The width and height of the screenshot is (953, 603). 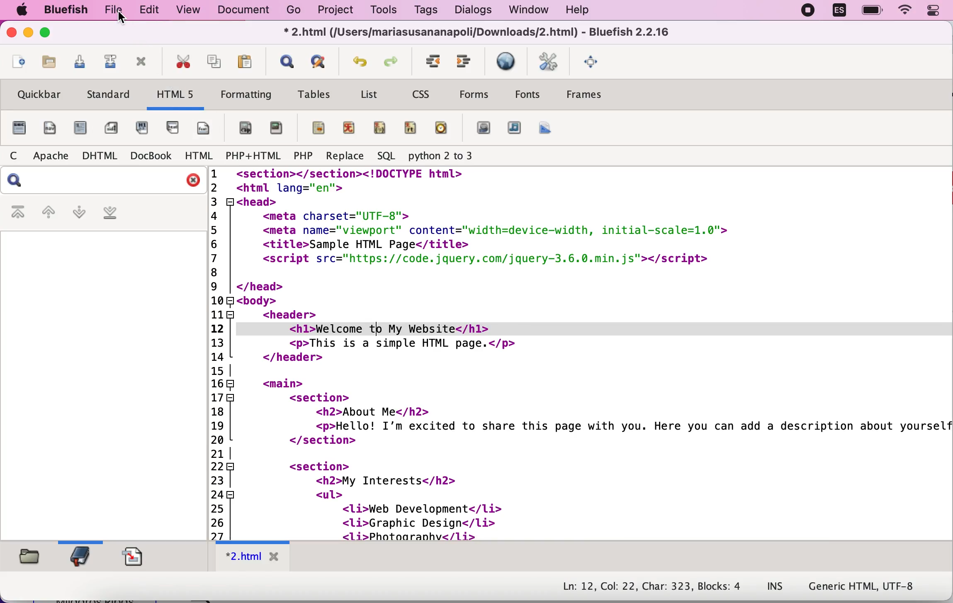 What do you see at coordinates (359, 61) in the screenshot?
I see `undo` at bounding box center [359, 61].